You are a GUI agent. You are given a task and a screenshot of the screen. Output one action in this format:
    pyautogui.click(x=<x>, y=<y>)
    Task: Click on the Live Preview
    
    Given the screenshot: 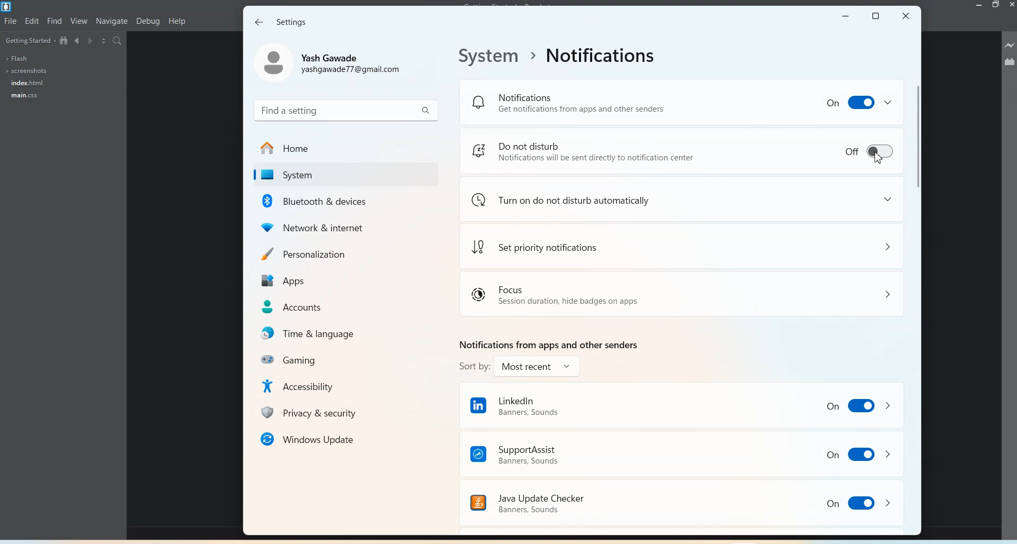 What is the action you would take?
    pyautogui.click(x=1010, y=45)
    